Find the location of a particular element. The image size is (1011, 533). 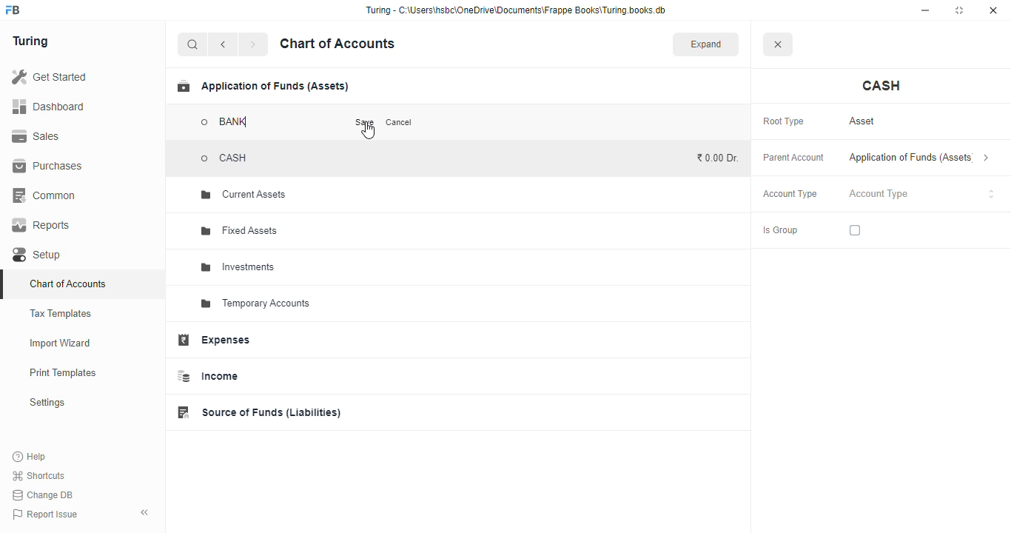

reports is located at coordinates (41, 225).